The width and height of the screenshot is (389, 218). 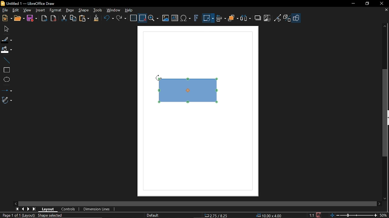 What do you see at coordinates (386, 199) in the screenshot?
I see `Move down` at bounding box center [386, 199].